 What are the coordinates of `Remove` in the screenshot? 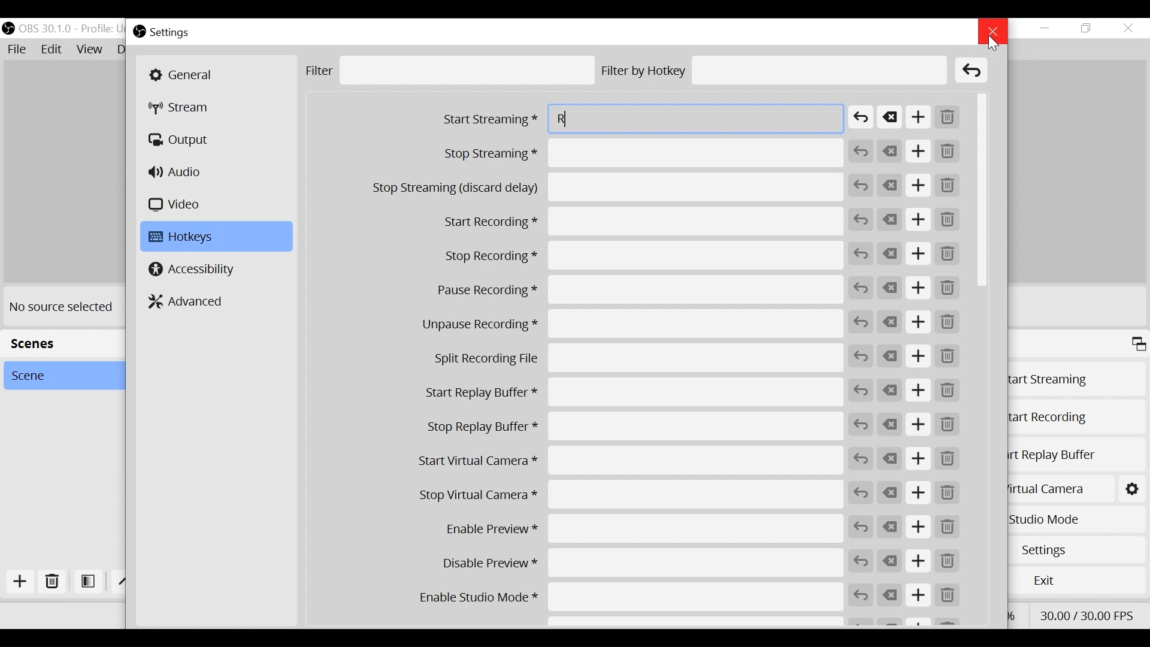 It's located at (948, 459).